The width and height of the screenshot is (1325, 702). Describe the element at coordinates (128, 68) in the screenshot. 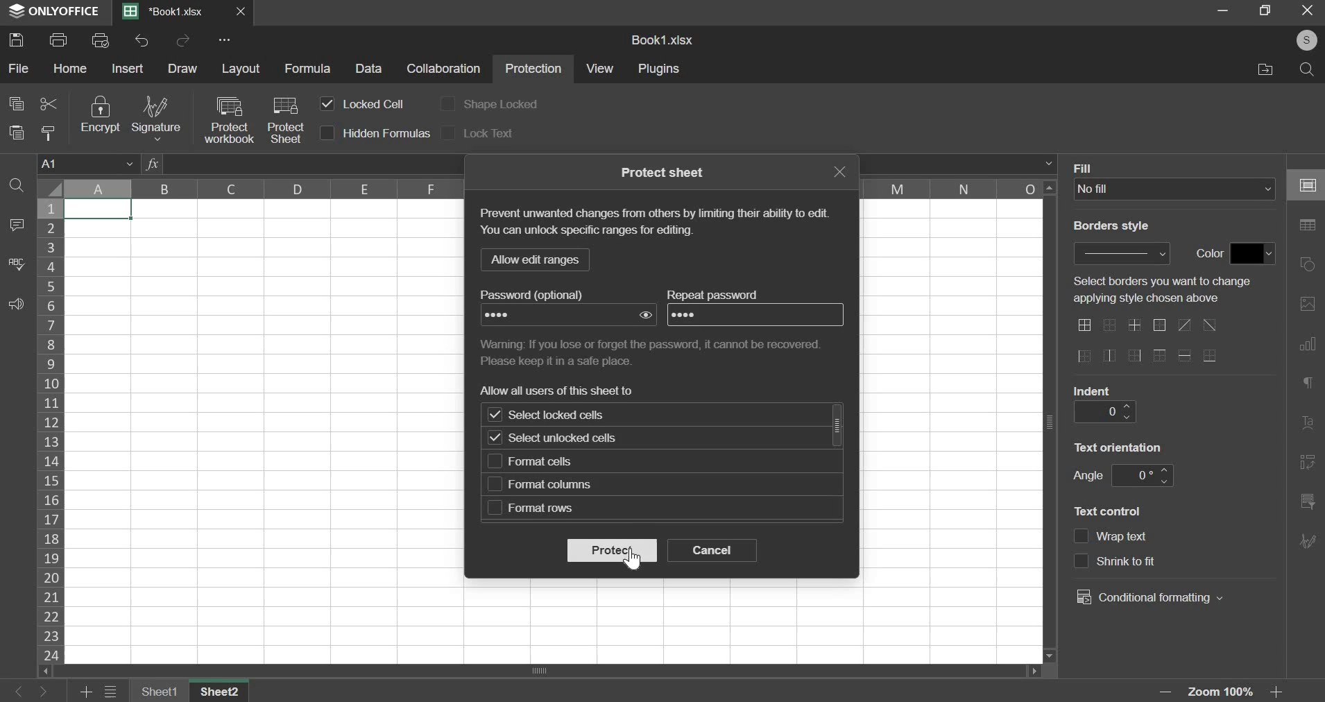

I see `insert` at that location.